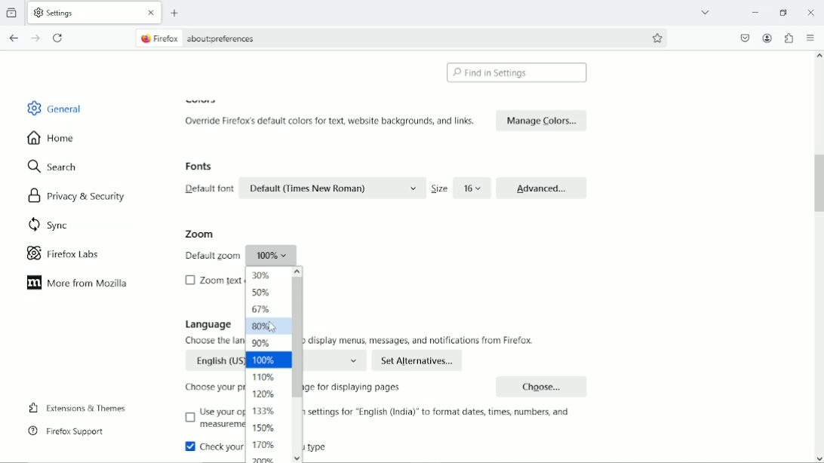 This screenshot has height=463, width=824. What do you see at coordinates (297, 337) in the screenshot?
I see `Vertical scrollbar` at bounding box center [297, 337].